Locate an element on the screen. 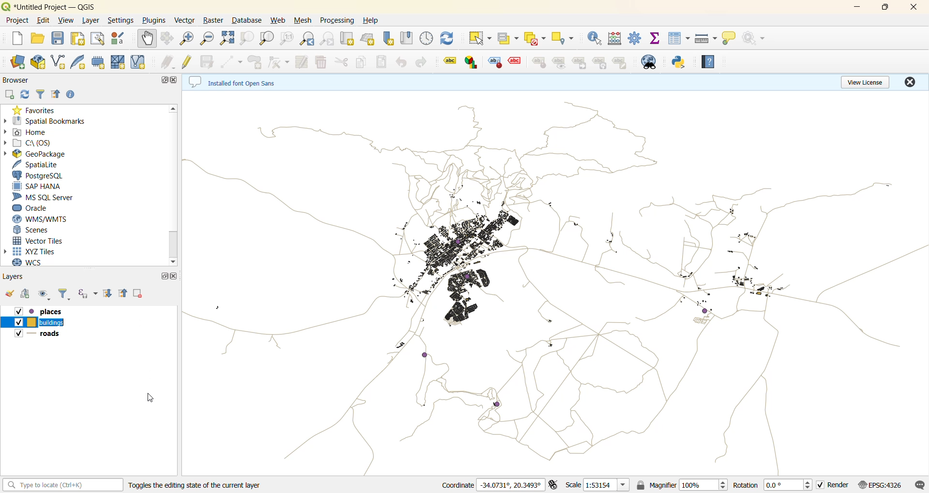 Image resolution: width=929 pixels, height=493 pixels. crs is located at coordinates (884, 484).